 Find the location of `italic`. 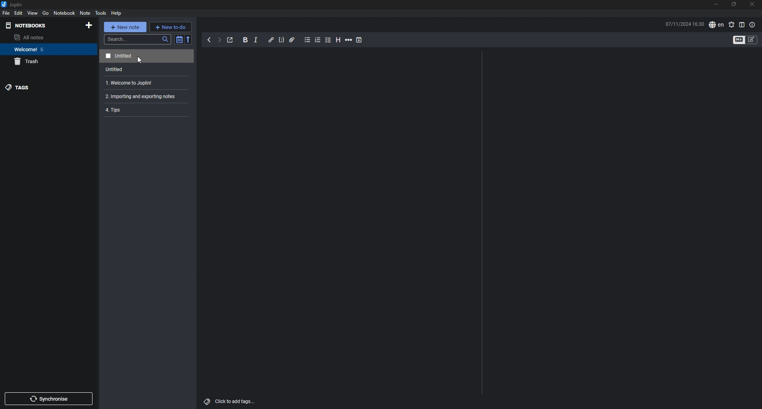

italic is located at coordinates (256, 41).